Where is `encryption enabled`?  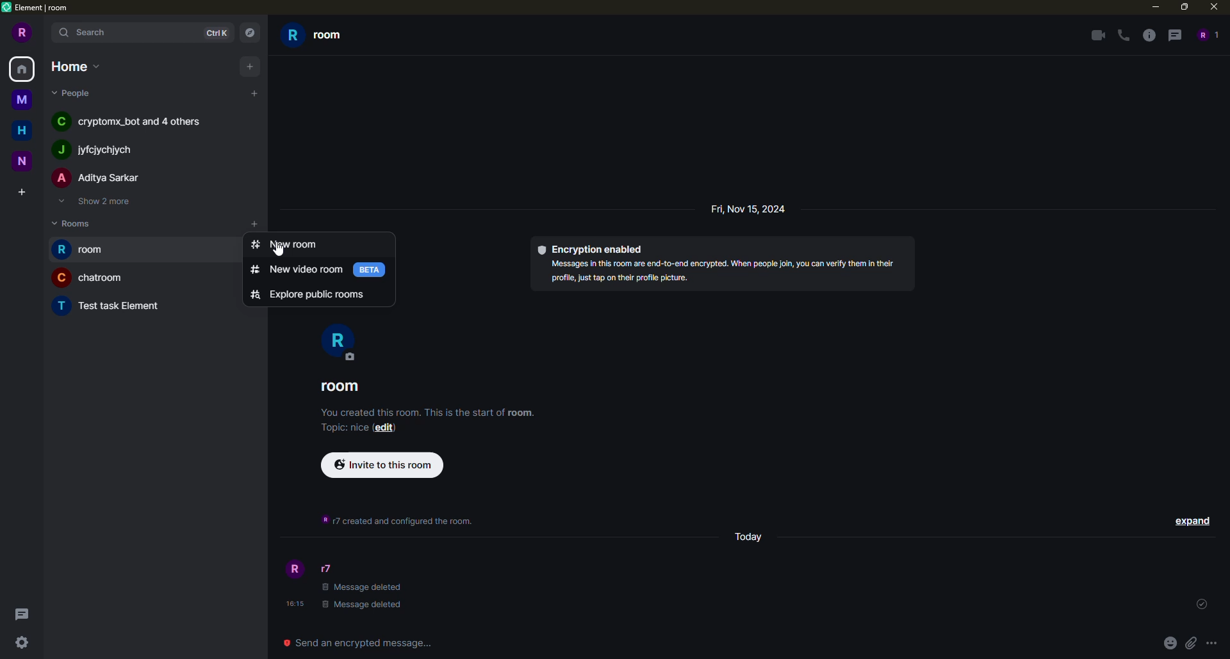
encryption enabled is located at coordinates (592, 248).